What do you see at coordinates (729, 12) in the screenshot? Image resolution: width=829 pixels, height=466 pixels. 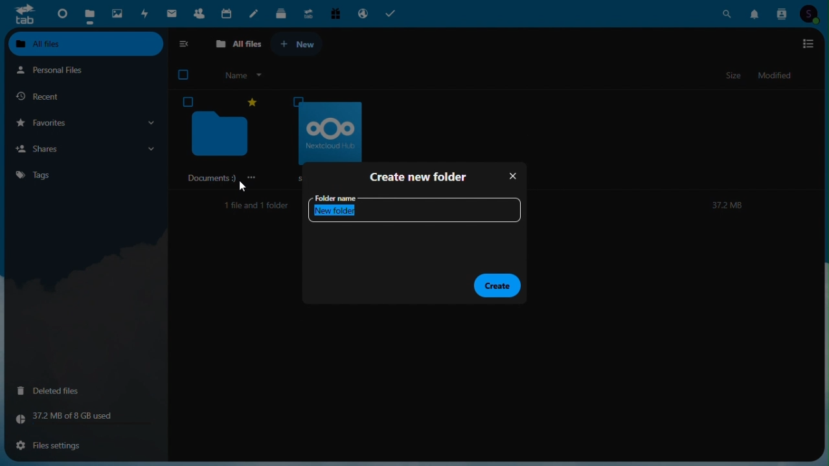 I see `Search` at bounding box center [729, 12].